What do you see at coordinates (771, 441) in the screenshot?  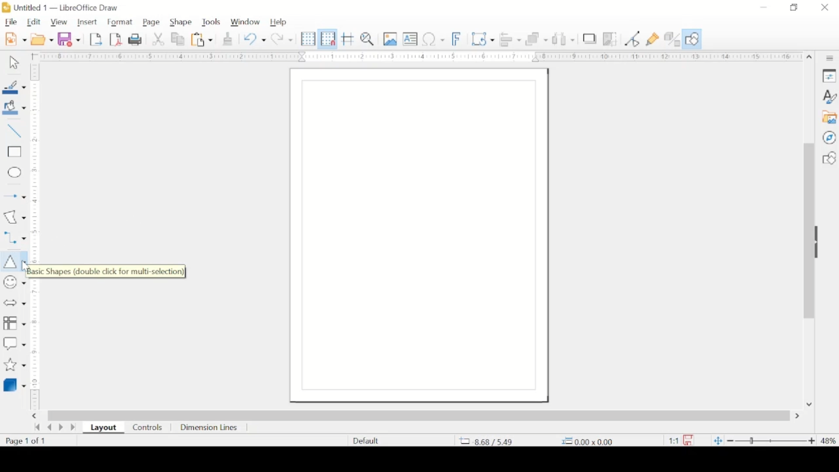 I see `zoom slider` at bounding box center [771, 441].